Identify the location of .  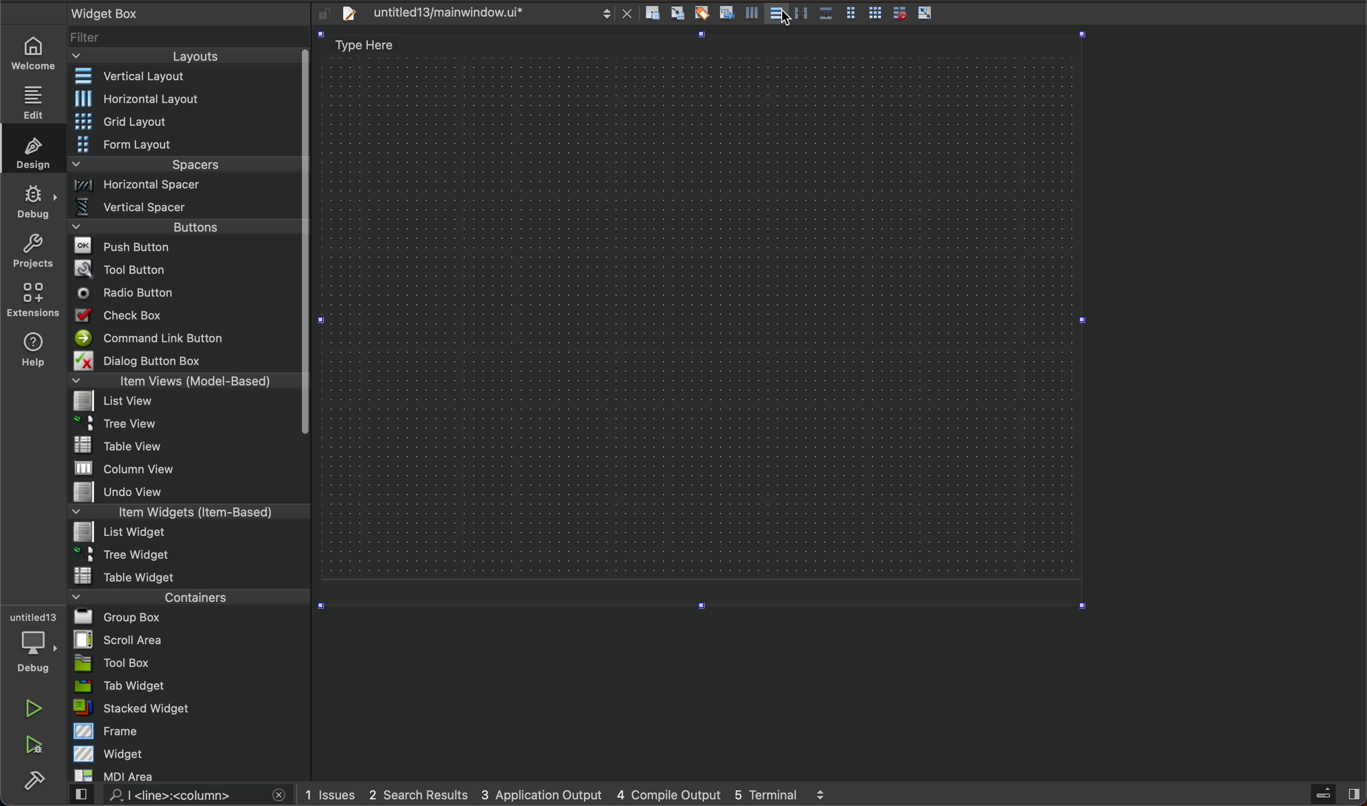
(678, 12).